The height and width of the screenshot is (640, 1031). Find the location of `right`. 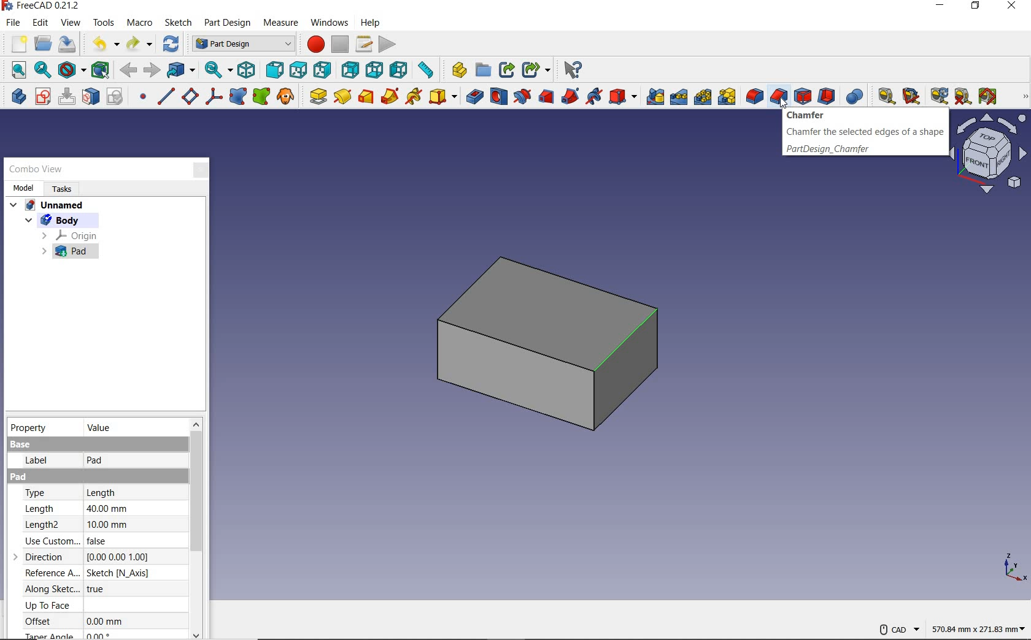

right is located at coordinates (323, 70).